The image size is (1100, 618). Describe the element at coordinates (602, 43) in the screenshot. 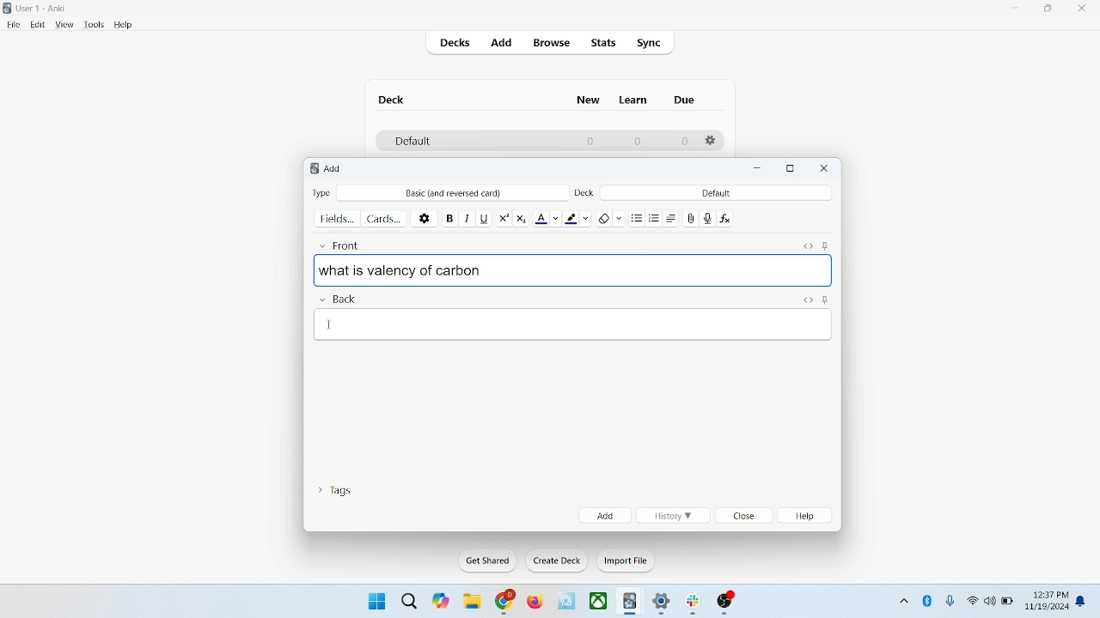

I see `stats` at that location.